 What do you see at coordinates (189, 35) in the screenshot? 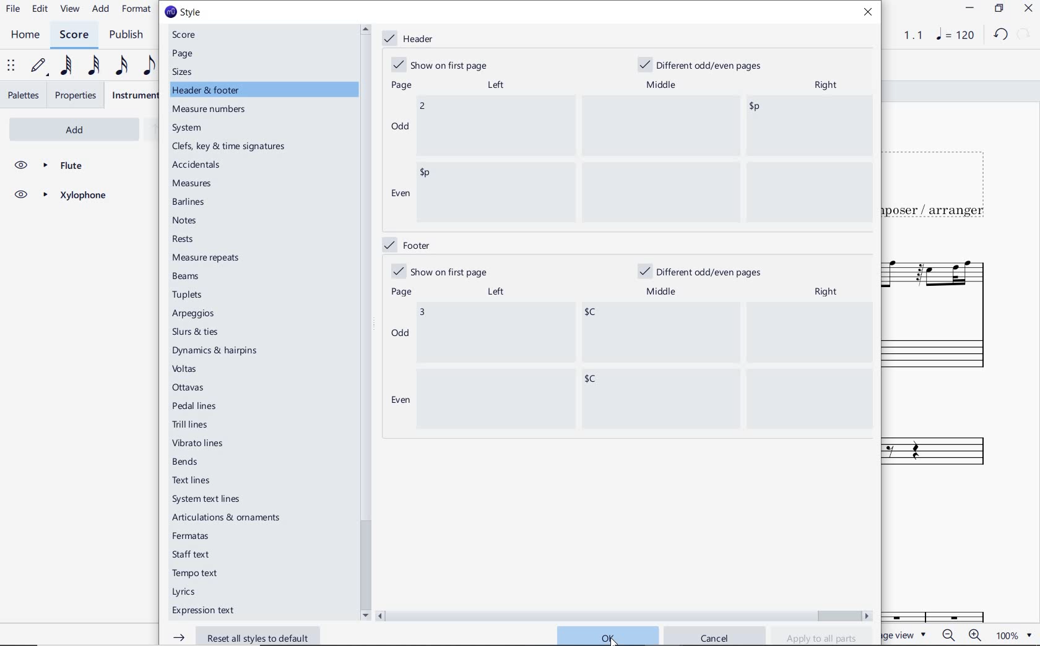
I see `score` at bounding box center [189, 35].